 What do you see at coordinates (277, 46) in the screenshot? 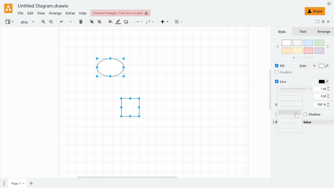
I see `Previous` at bounding box center [277, 46].